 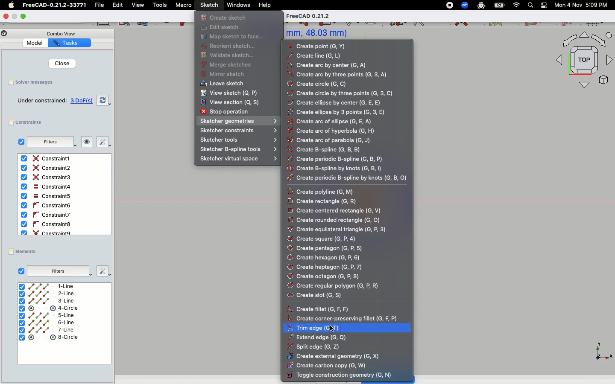 I want to click on mm, 48.03 mm), so click(x=319, y=33).